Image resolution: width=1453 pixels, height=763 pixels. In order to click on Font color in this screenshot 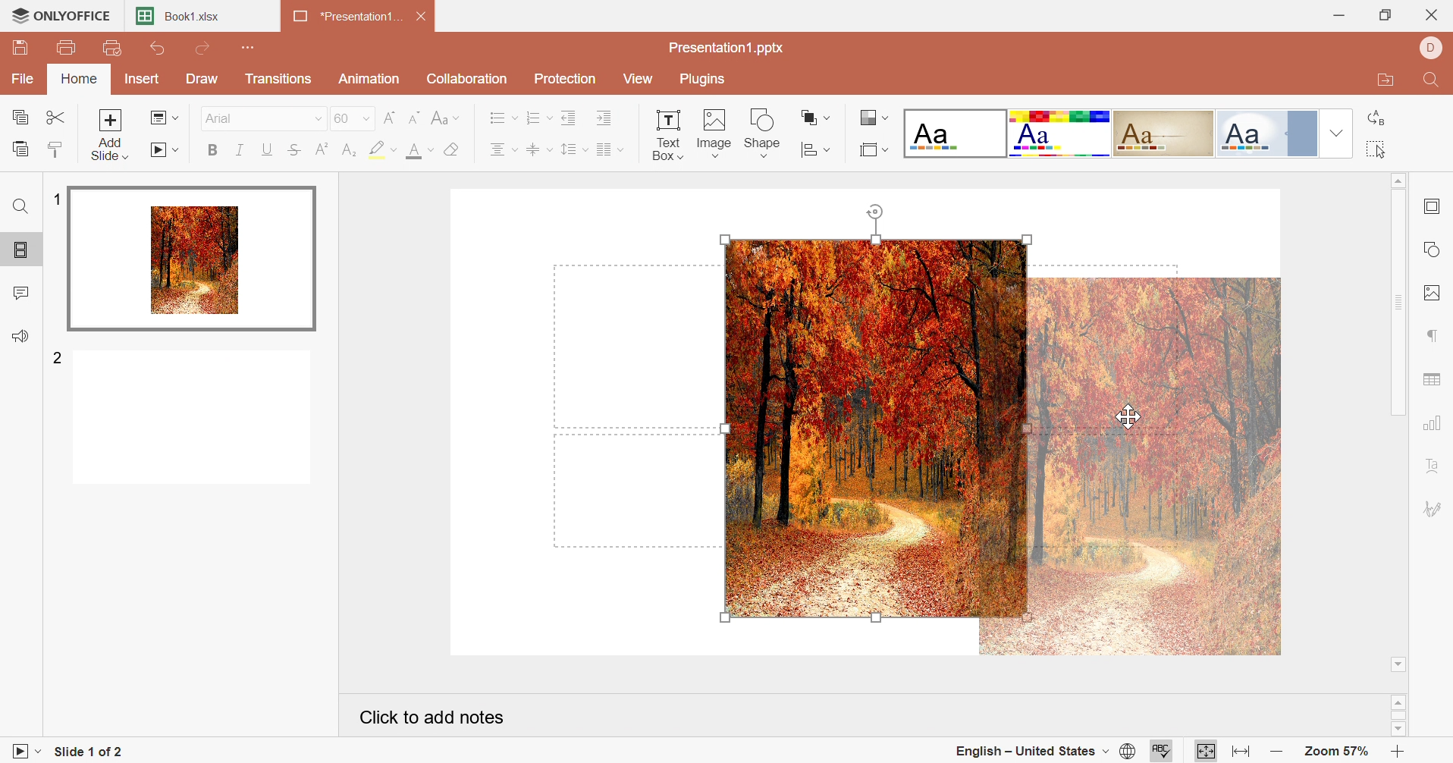, I will do `click(416, 152)`.